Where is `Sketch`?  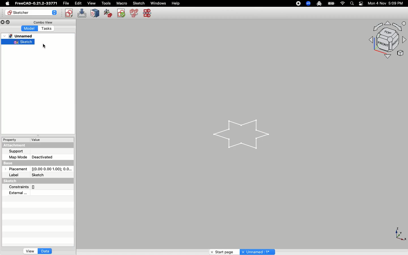
Sketch is located at coordinates (10, 181).